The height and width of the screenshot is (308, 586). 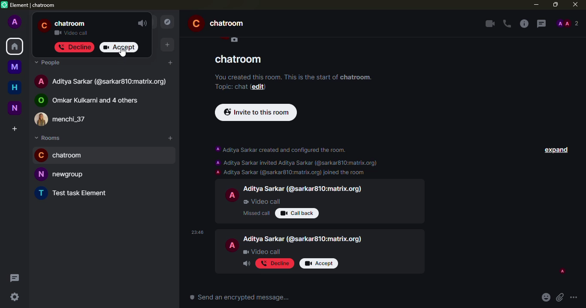 What do you see at coordinates (68, 120) in the screenshot?
I see `menchi_37` at bounding box center [68, 120].